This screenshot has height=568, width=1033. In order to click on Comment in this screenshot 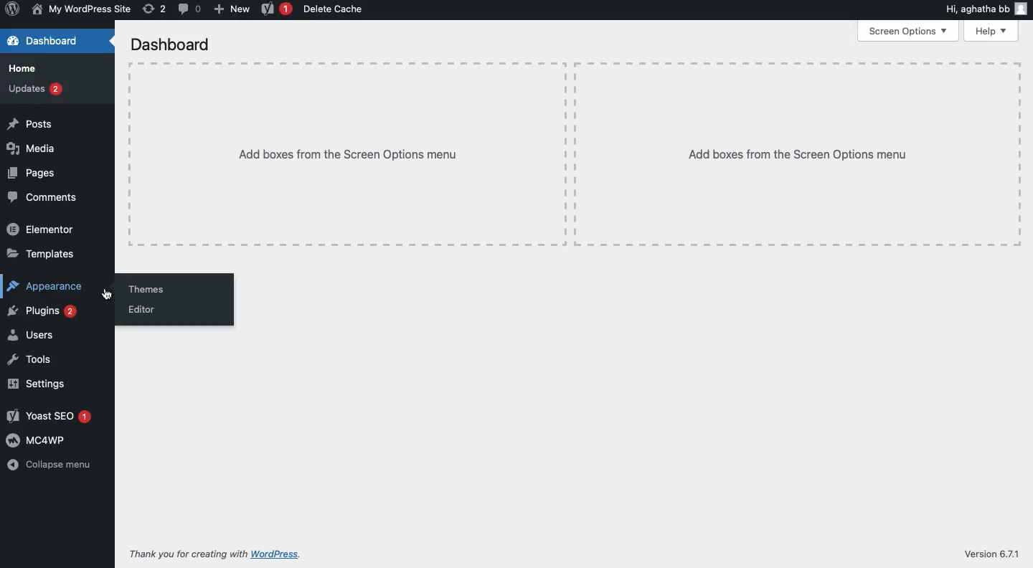, I will do `click(190, 9)`.